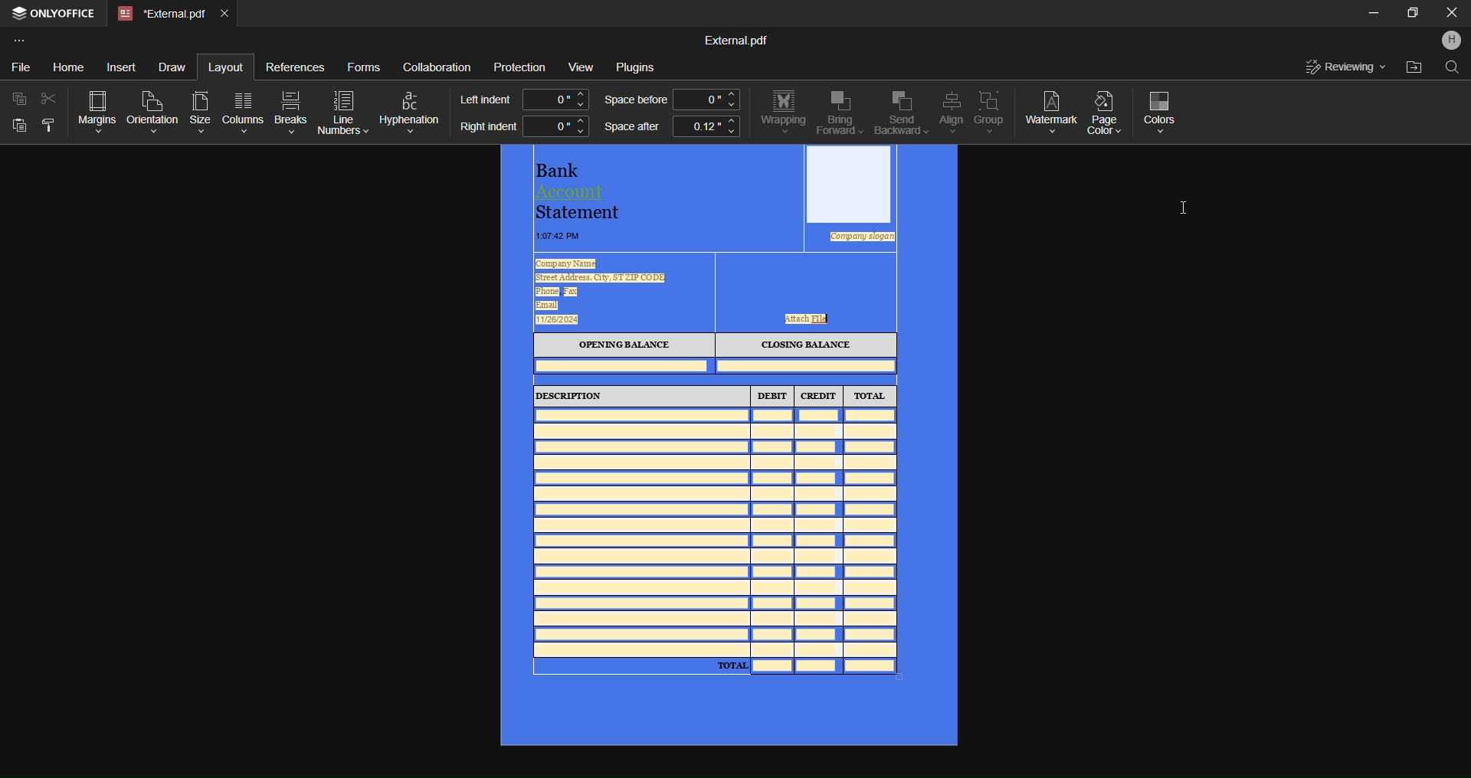 The width and height of the screenshot is (1471, 778). Describe the element at coordinates (199, 110) in the screenshot. I see `Size` at that location.